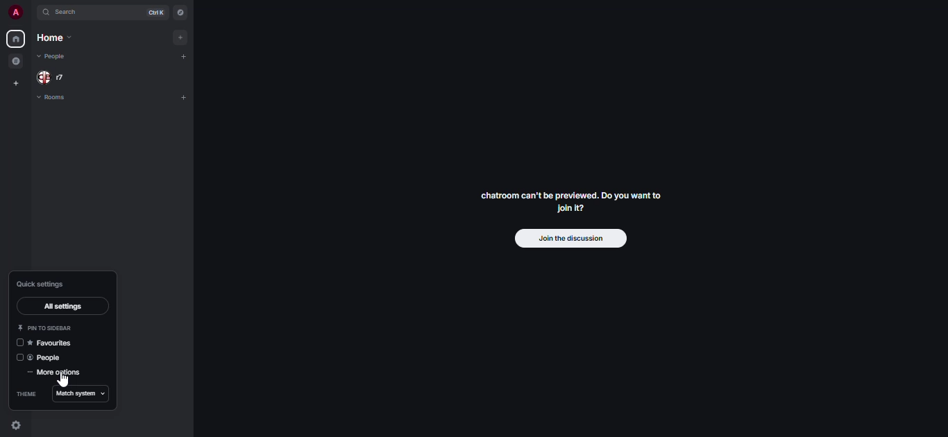 The height and width of the screenshot is (437, 948). Describe the element at coordinates (574, 203) in the screenshot. I see `chatroom can't be previewed. Join it?` at that location.